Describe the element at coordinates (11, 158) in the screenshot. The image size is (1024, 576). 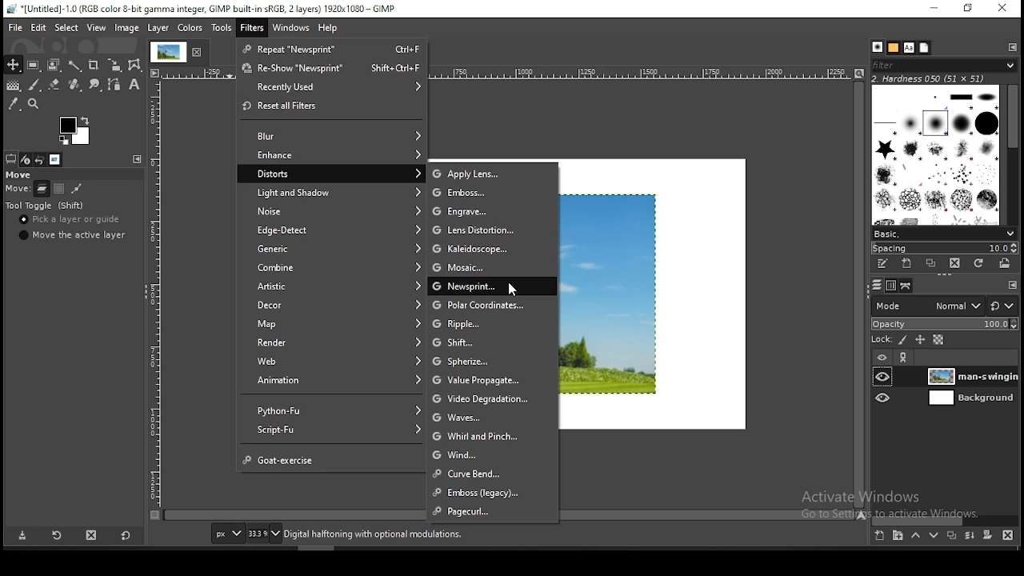
I see `tool options` at that location.